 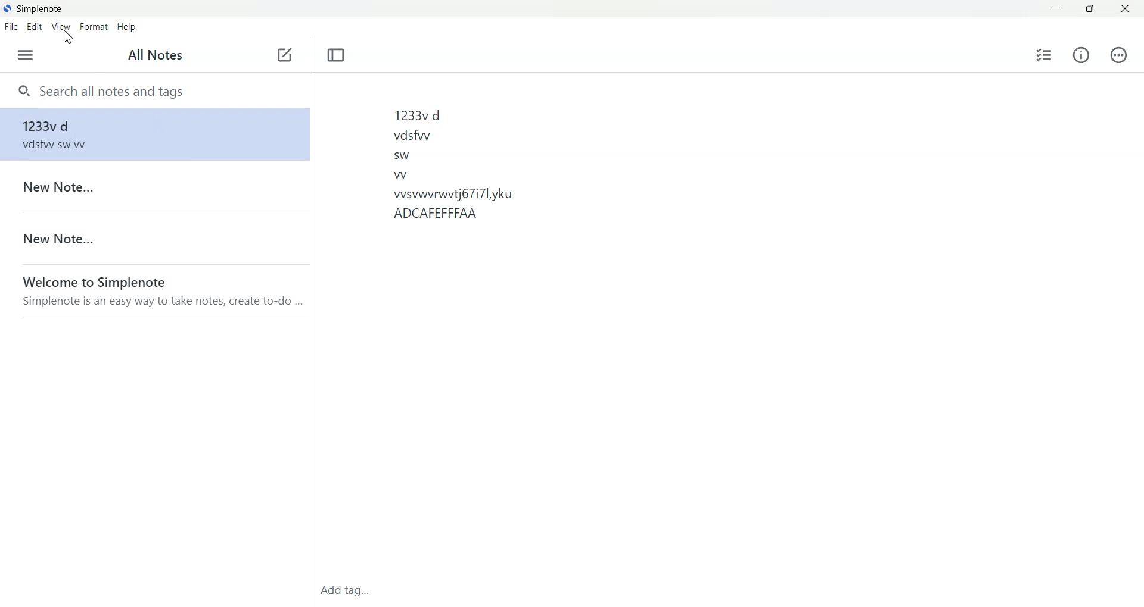 I want to click on Insert checklist, so click(x=1045, y=55).